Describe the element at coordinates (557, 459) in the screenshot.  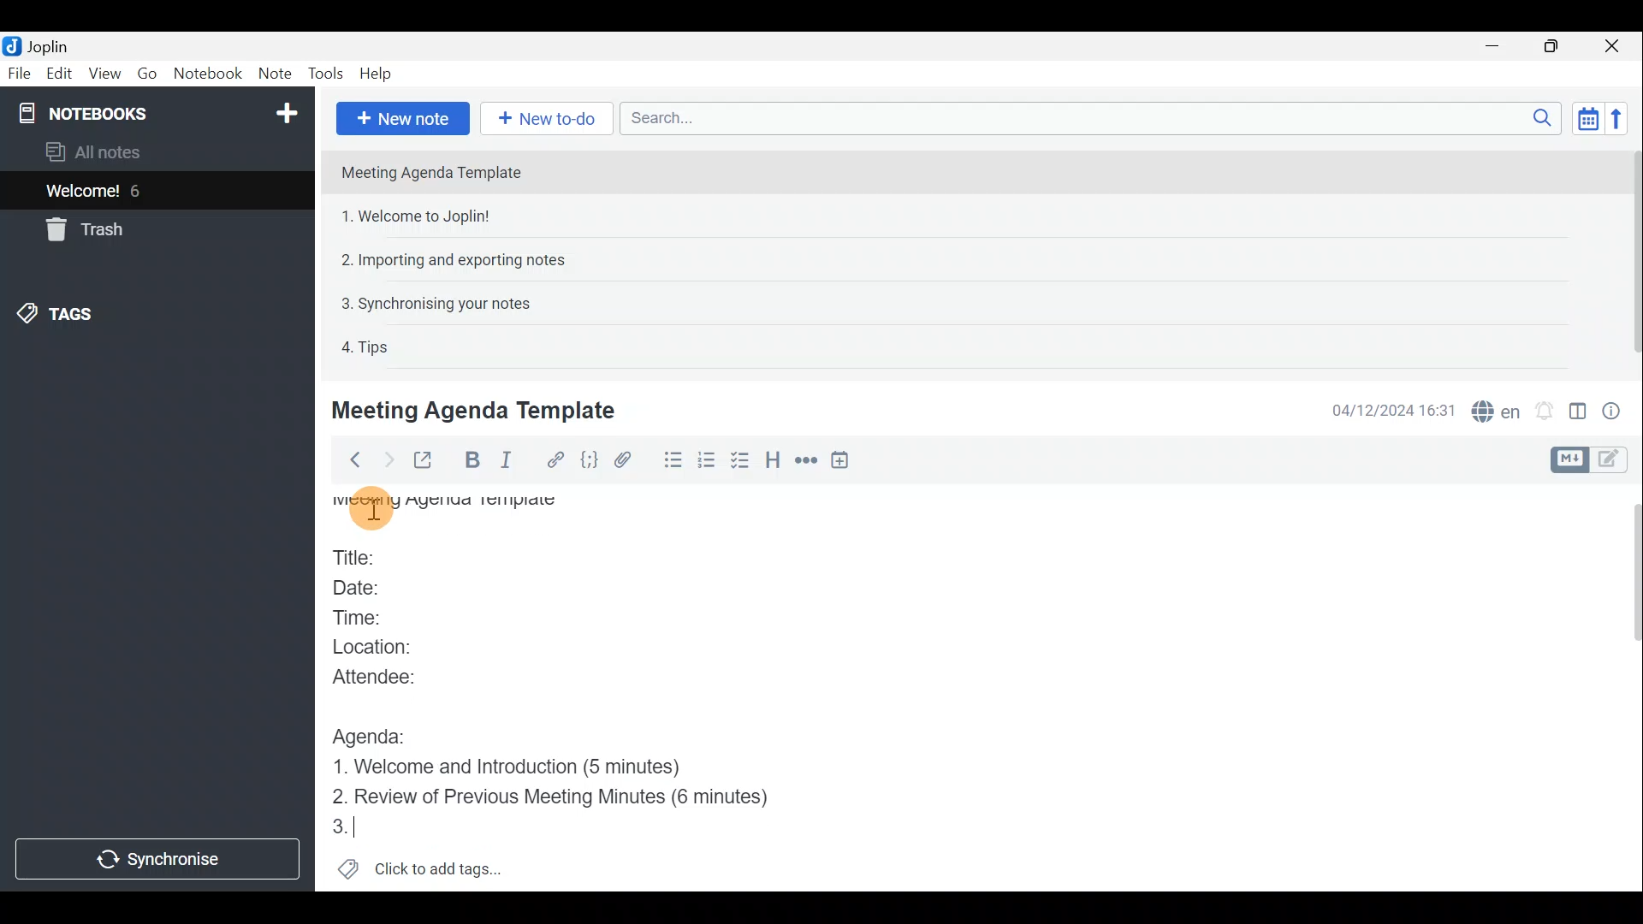
I see `Hyperlink` at that location.